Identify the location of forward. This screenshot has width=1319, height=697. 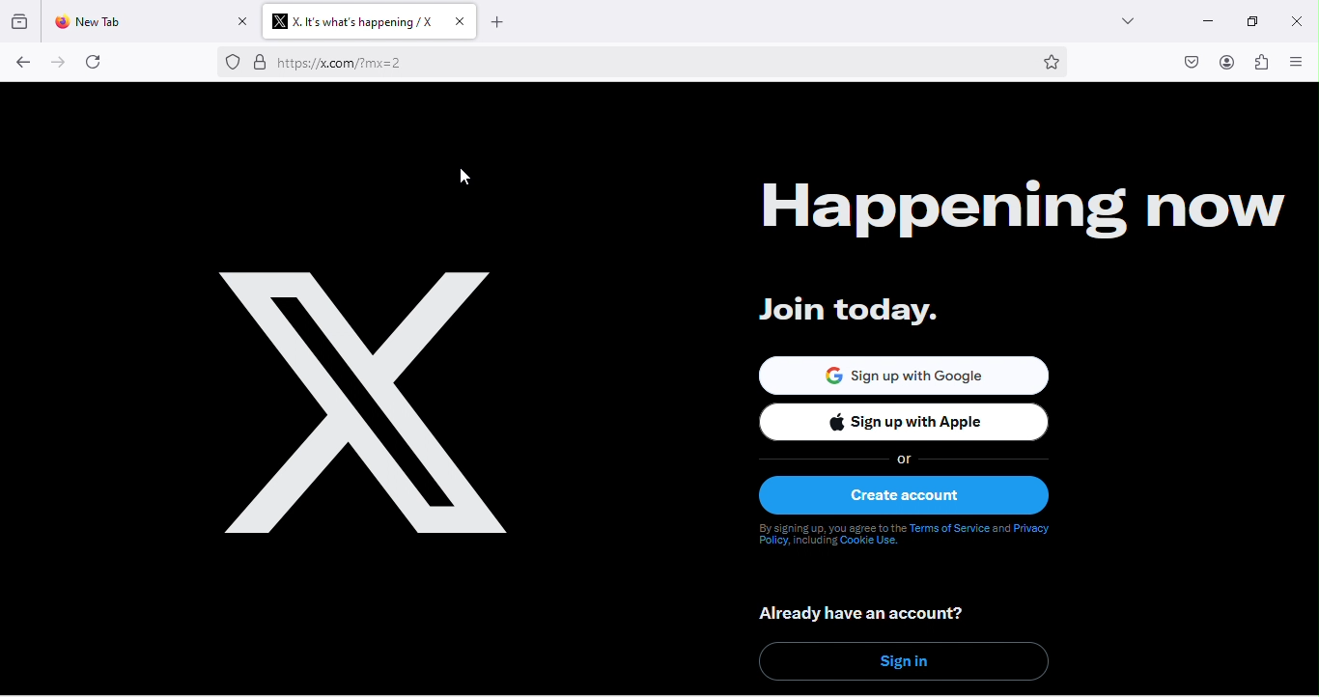
(55, 64).